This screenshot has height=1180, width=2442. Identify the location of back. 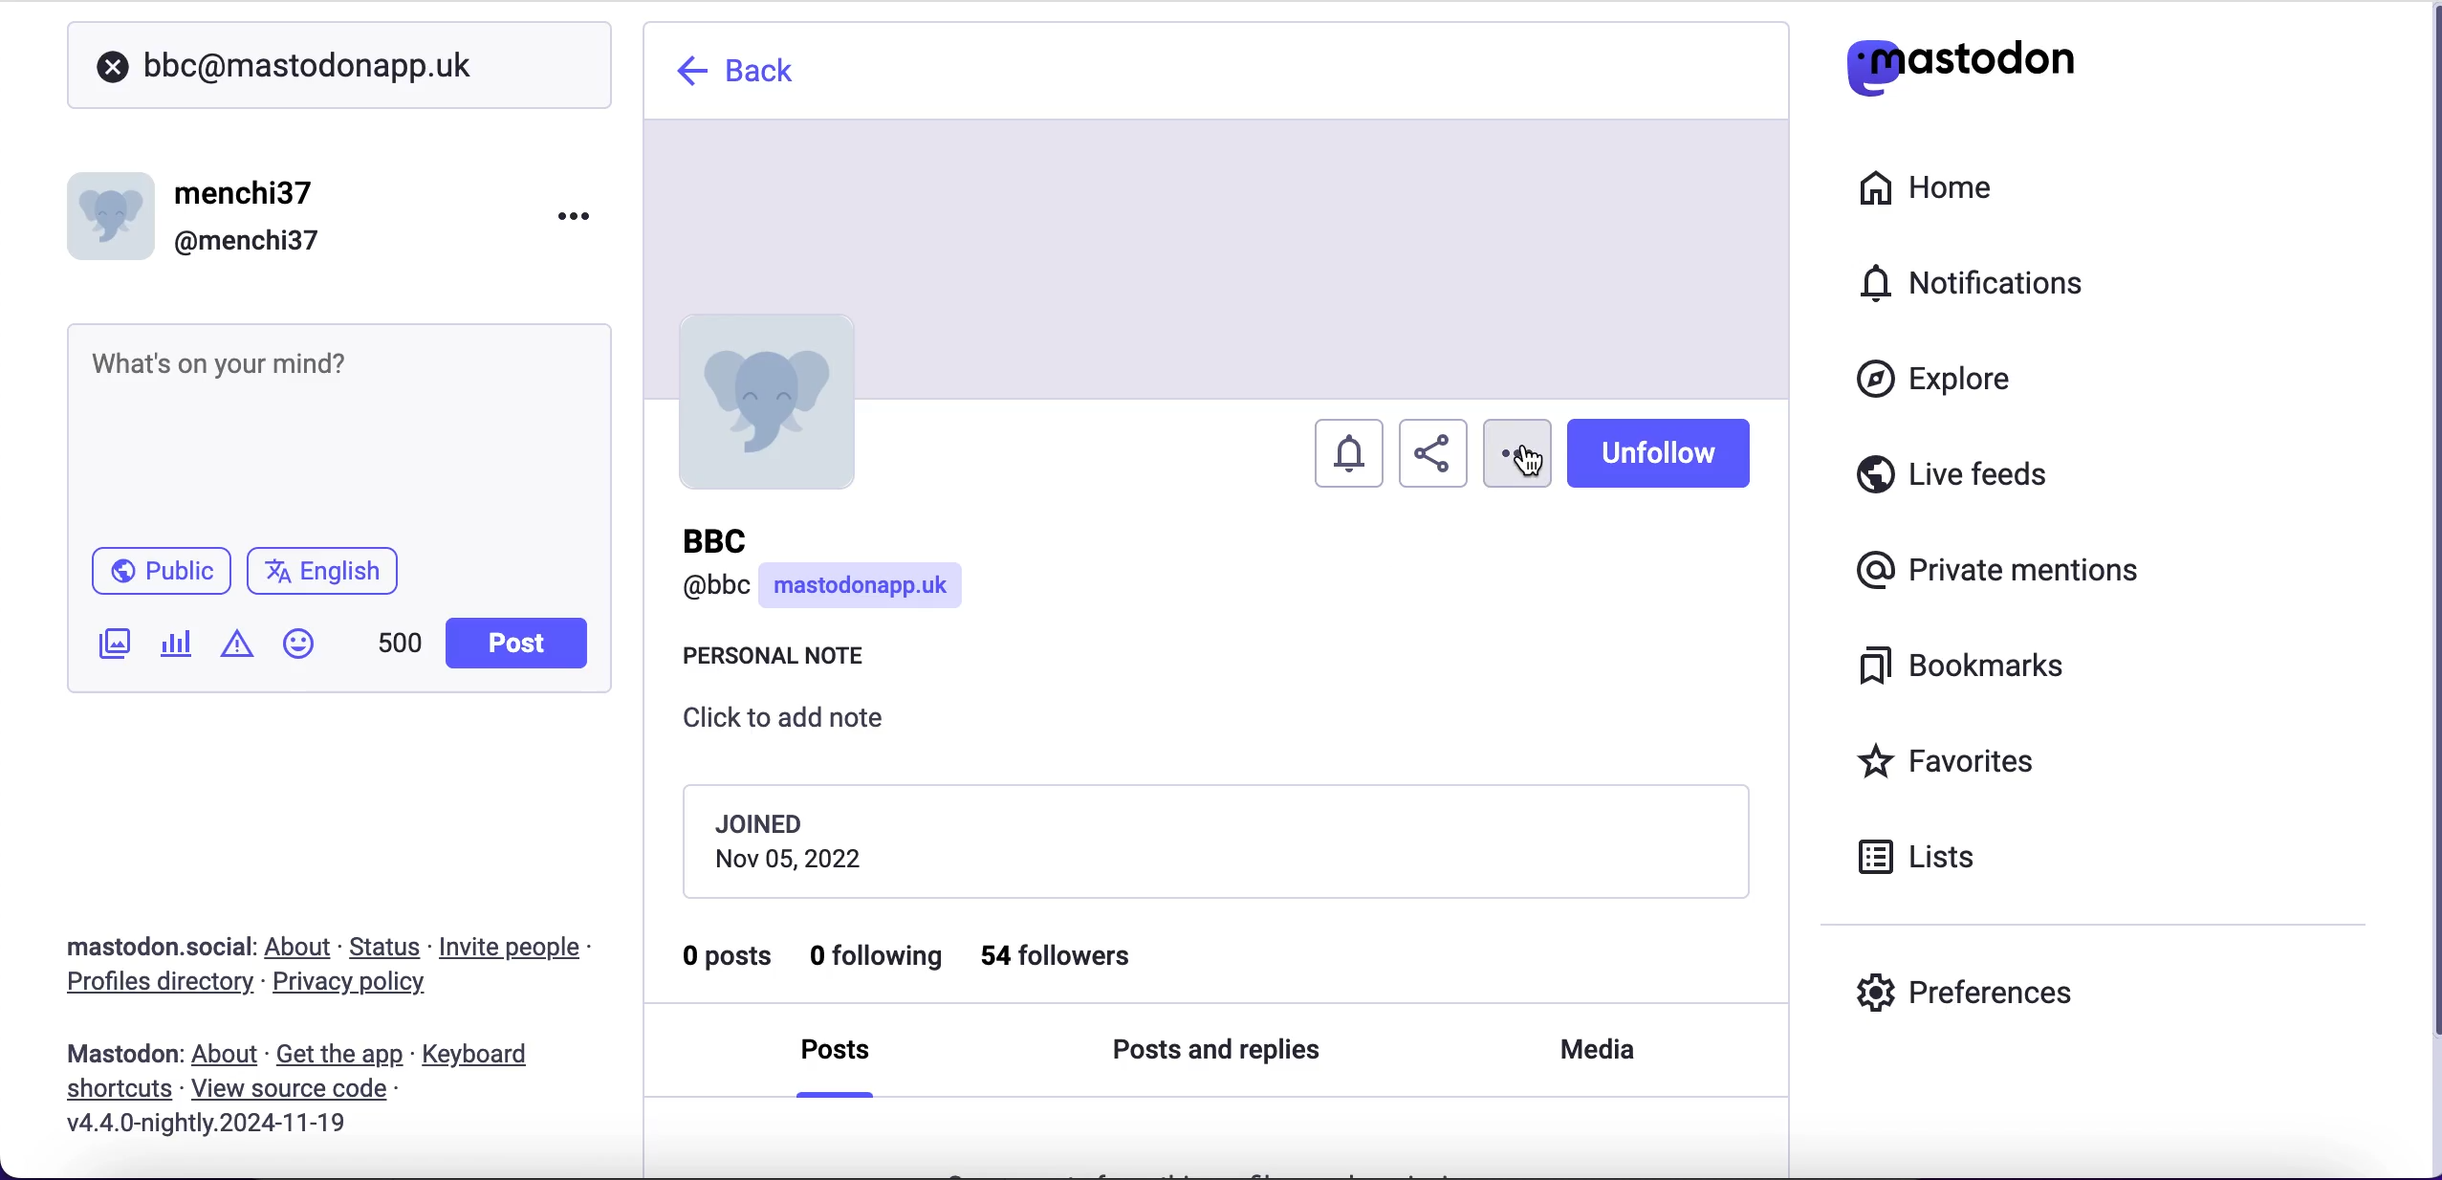
(740, 71).